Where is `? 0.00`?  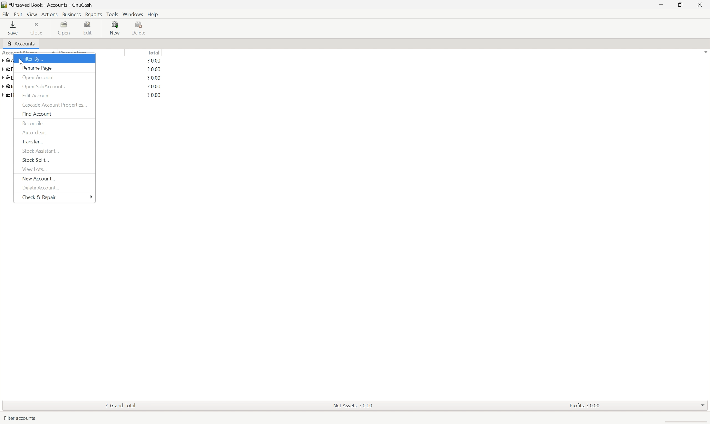
? 0.00 is located at coordinates (154, 60).